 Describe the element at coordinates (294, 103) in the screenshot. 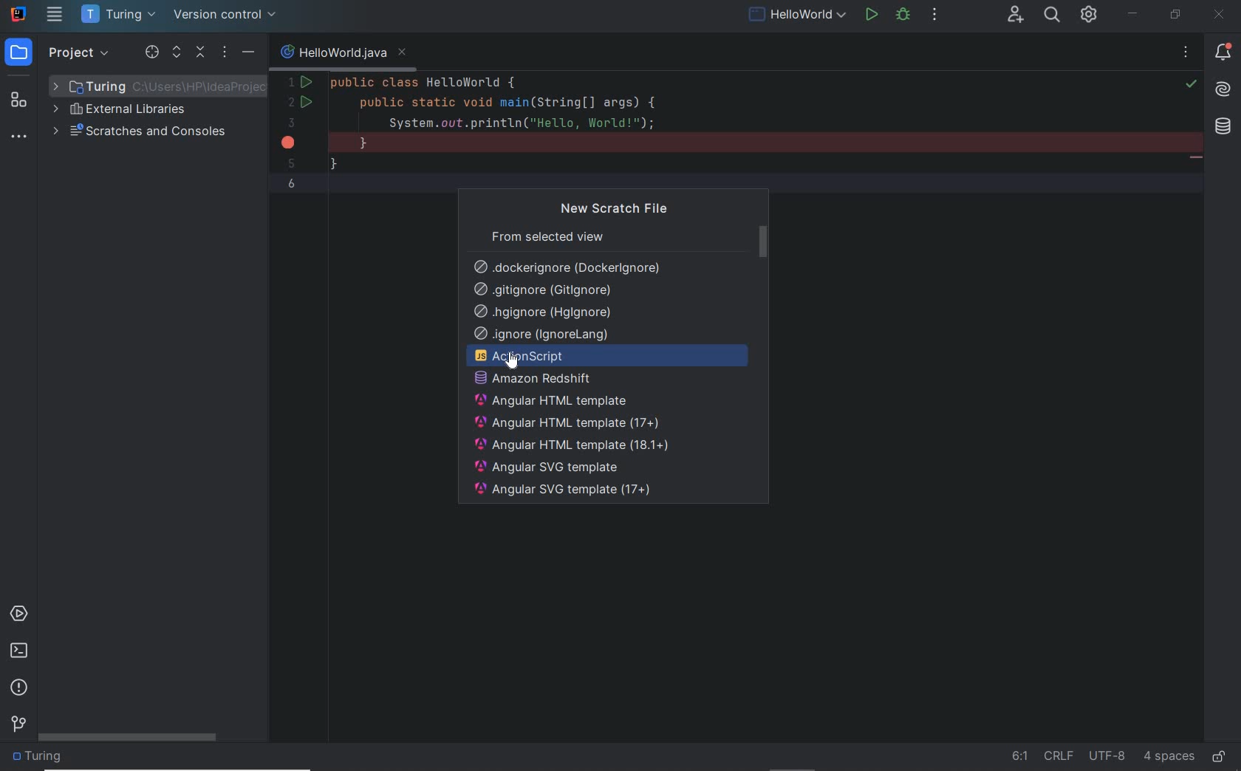

I see `2` at that location.